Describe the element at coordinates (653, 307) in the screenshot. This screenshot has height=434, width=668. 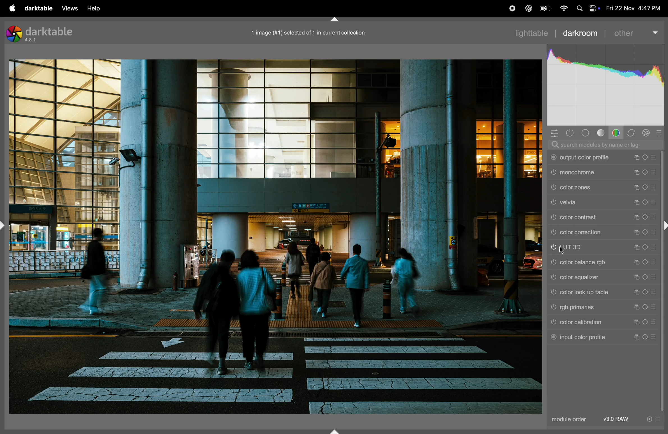
I see `presets` at that location.